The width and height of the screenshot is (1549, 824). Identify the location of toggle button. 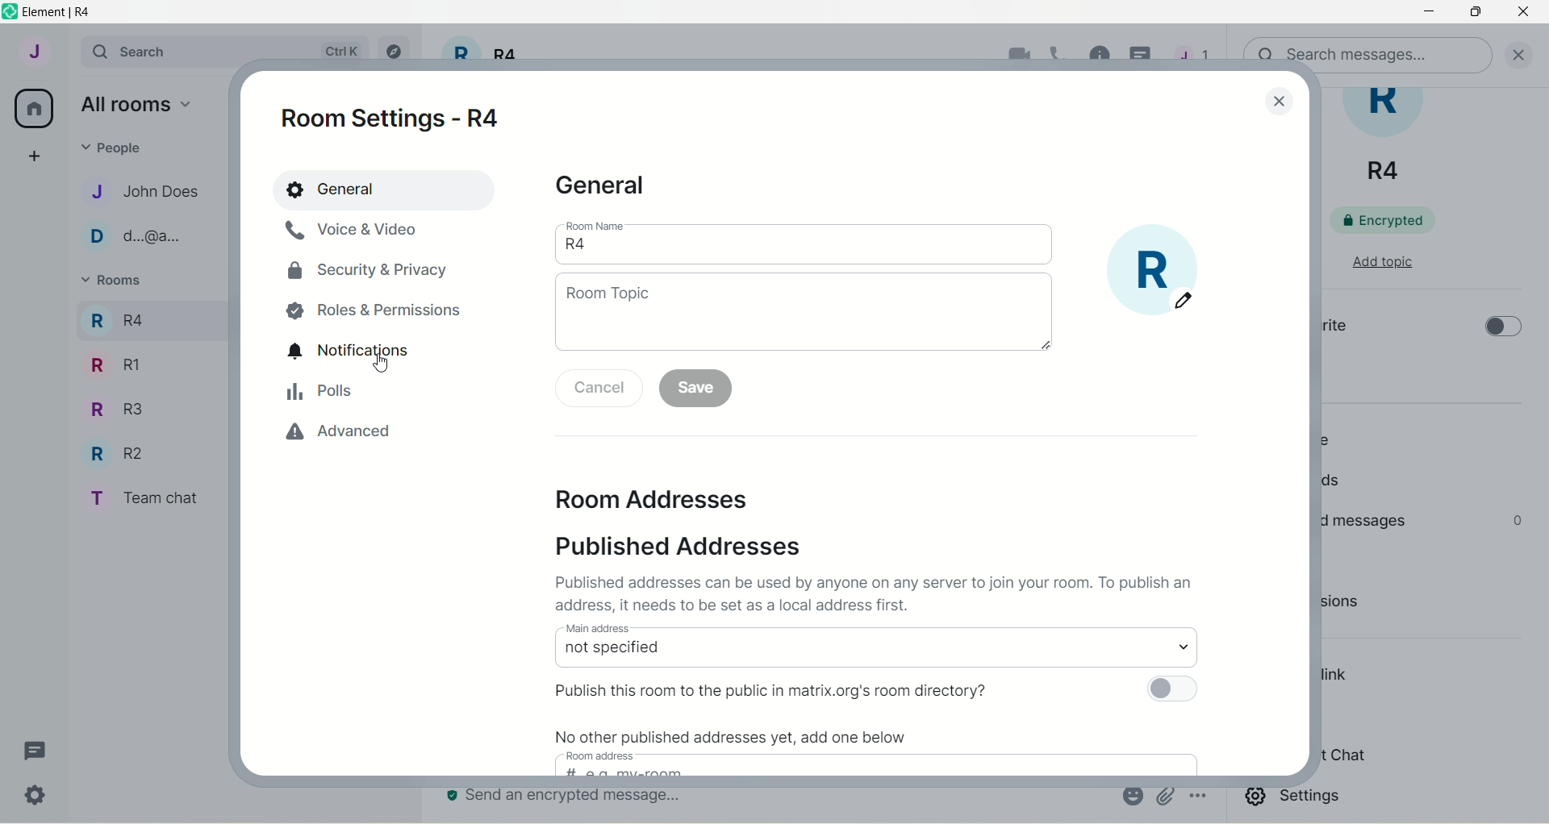
(1170, 689).